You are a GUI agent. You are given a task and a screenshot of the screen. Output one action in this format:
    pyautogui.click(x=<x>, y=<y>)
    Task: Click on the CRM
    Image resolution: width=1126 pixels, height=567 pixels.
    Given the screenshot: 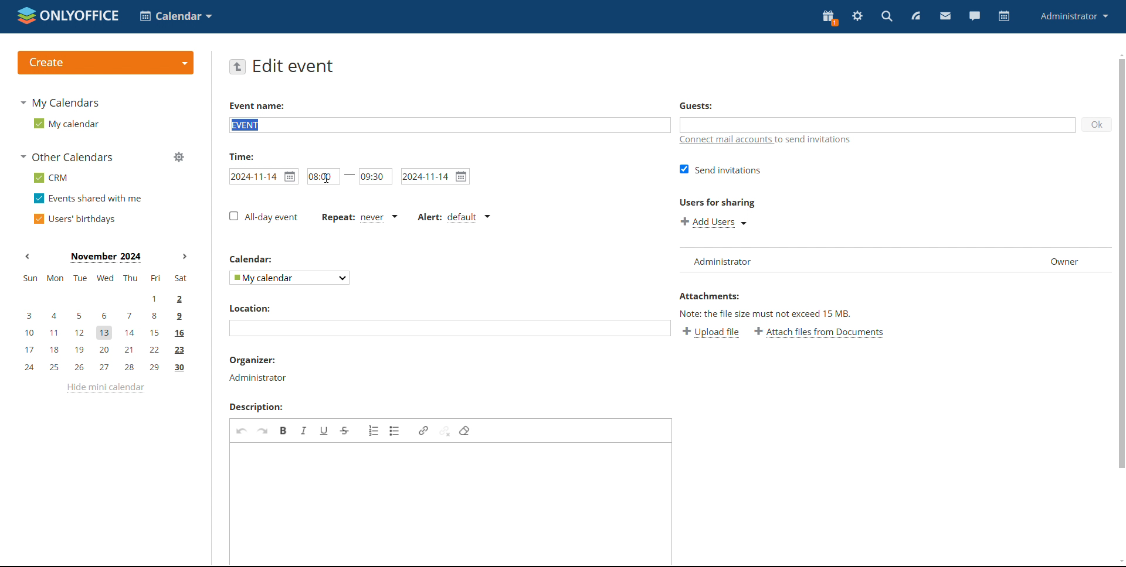 What is the action you would take?
    pyautogui.click(x=51, y=177)
    